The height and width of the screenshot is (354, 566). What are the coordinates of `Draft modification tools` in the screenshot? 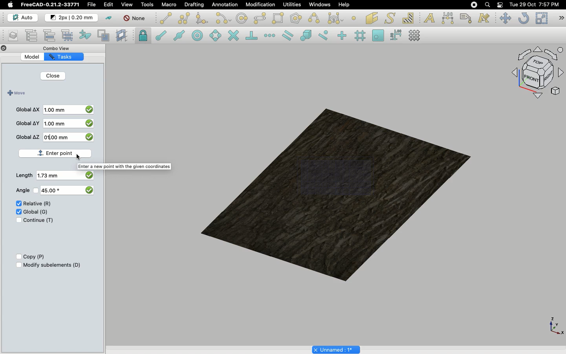 It's located at (561, 19).